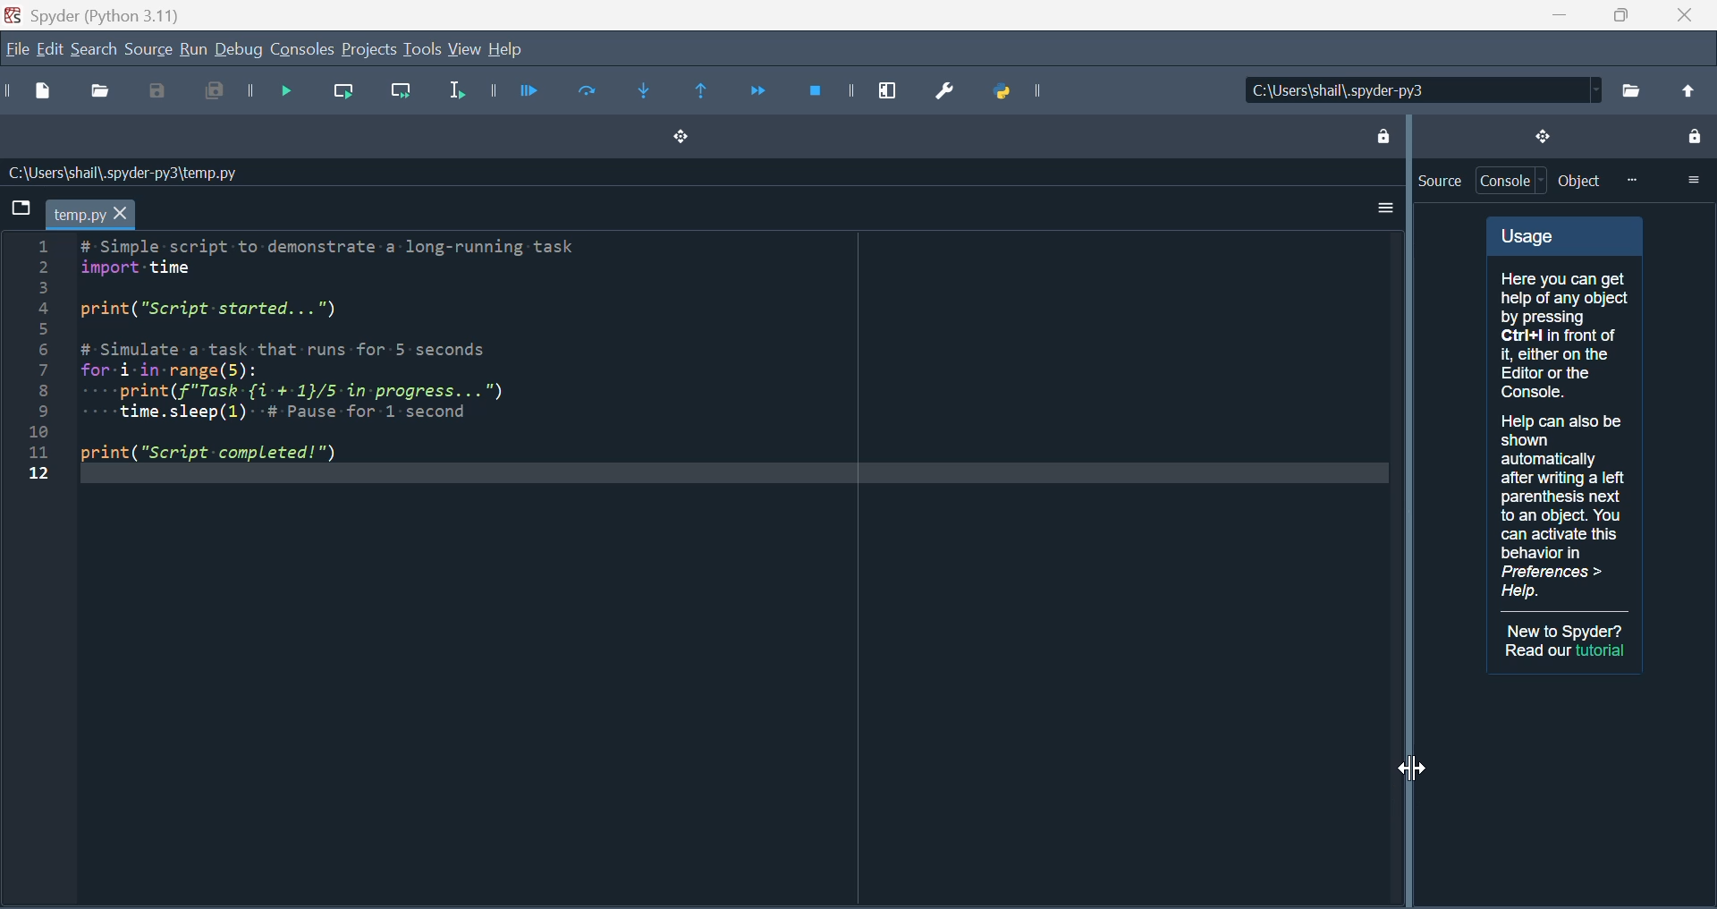  I want to click on Console, so click(1513, 181).